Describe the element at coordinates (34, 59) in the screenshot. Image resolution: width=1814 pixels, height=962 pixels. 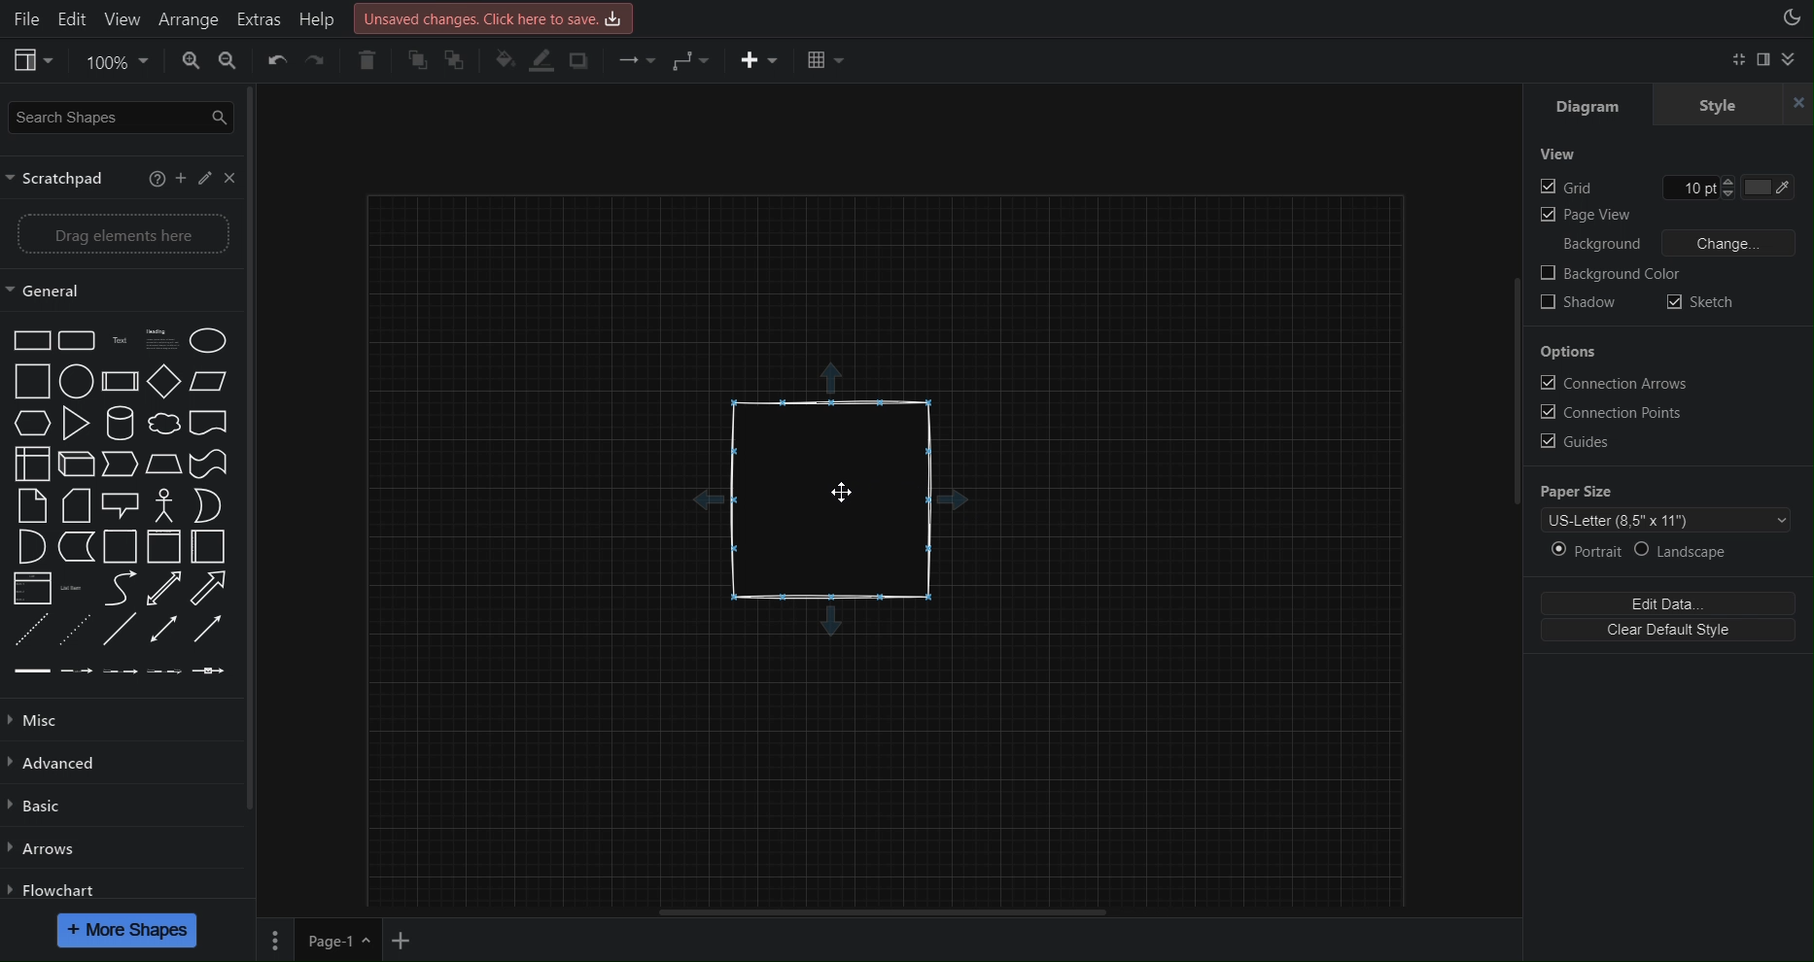
I see `View` at that location.